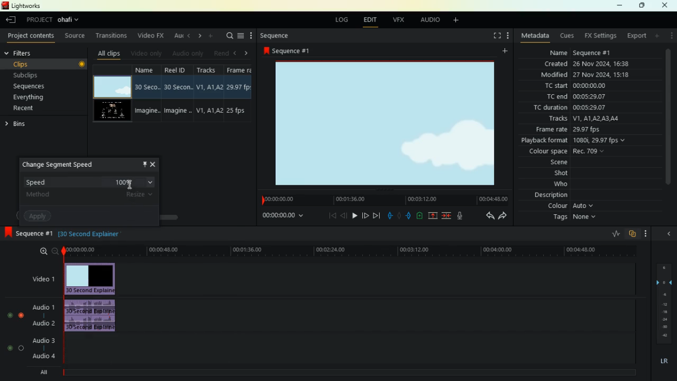  Describe the element at coordinates (388, 216) in the screenshot. I see `pull` at that location.